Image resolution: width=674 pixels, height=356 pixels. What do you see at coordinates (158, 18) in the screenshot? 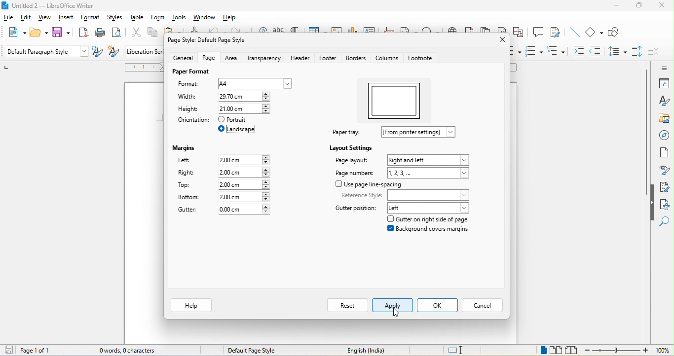
I see `form` at bounding box center [158, 18].